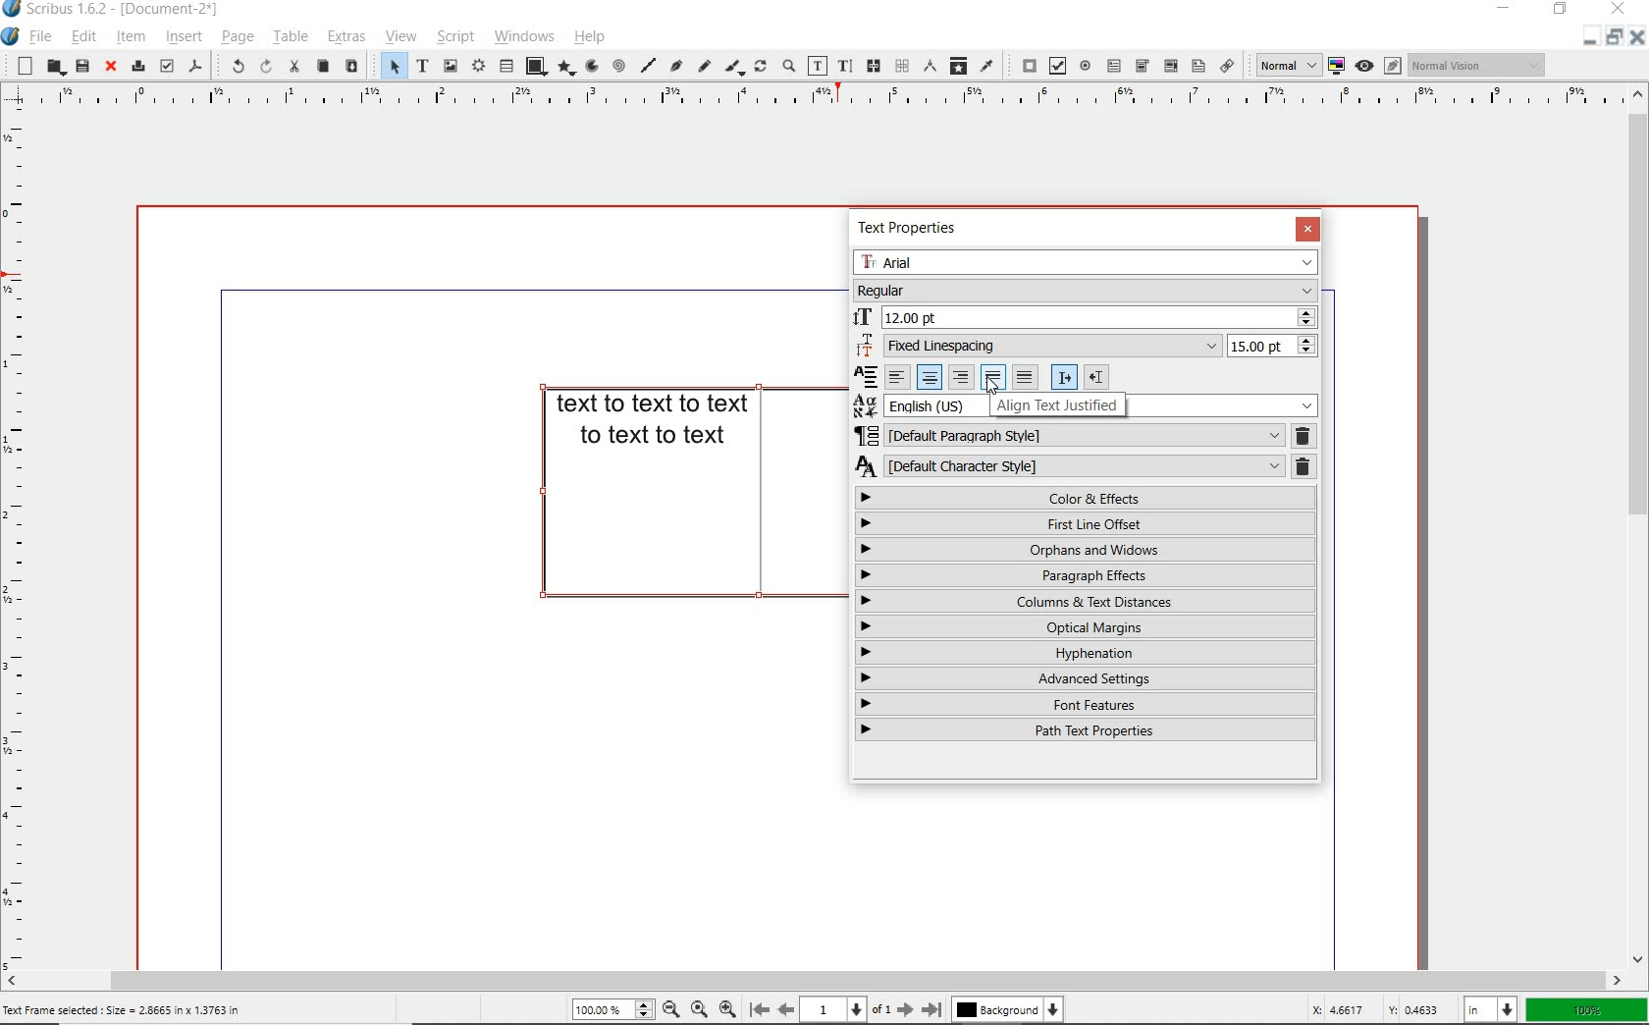 This screenshot has height=1025, width=1649. I want to click on unlink text frames, so click(901, 67).